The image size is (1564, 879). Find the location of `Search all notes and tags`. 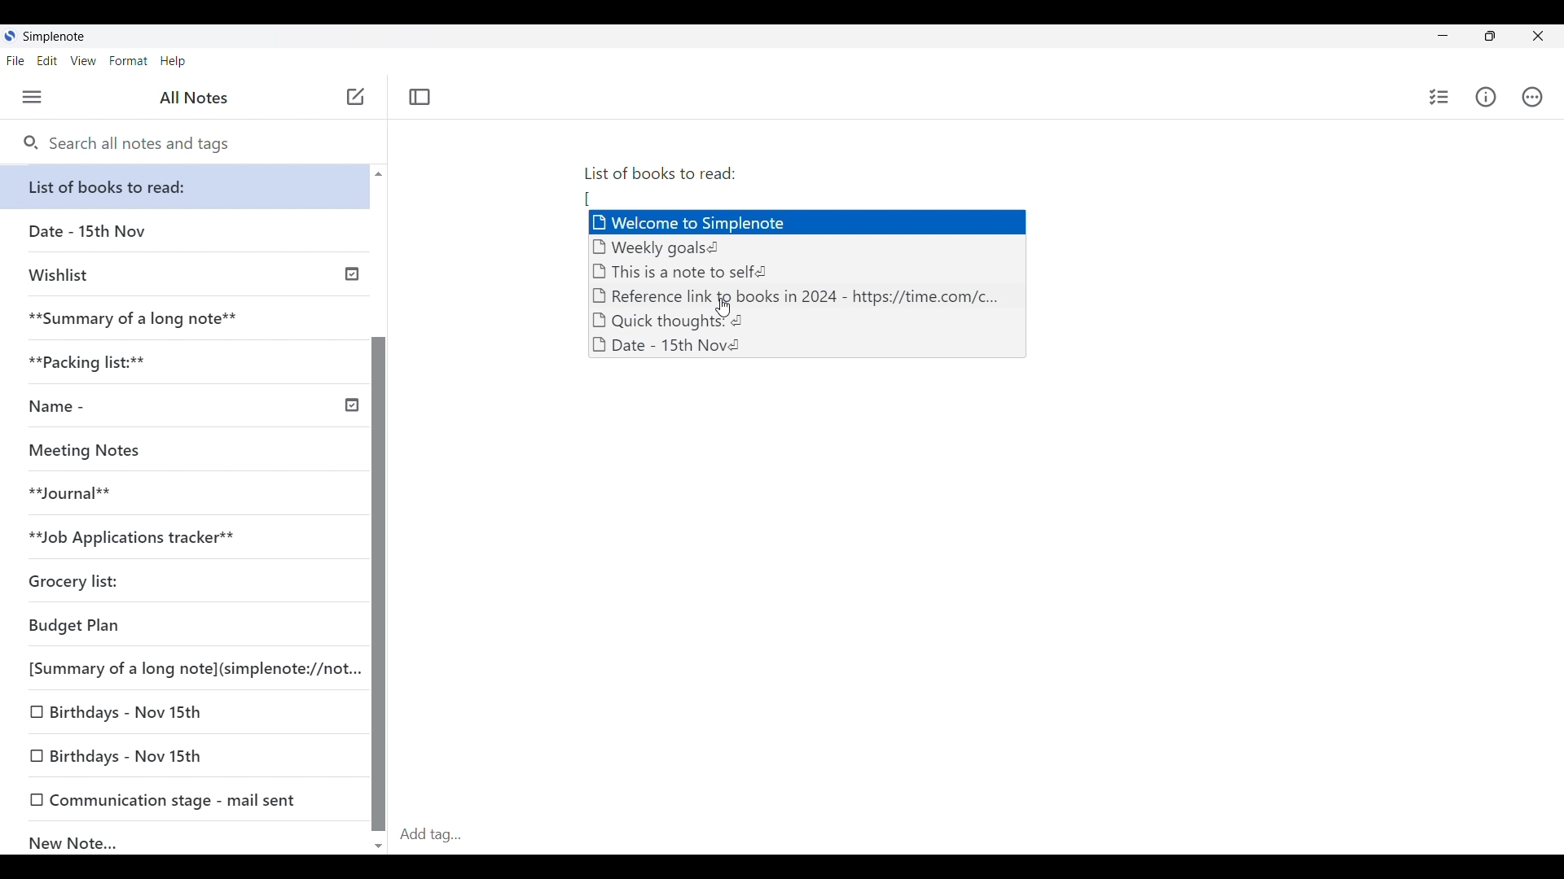

Search all notes and tags is located at coordinates (126, 144).